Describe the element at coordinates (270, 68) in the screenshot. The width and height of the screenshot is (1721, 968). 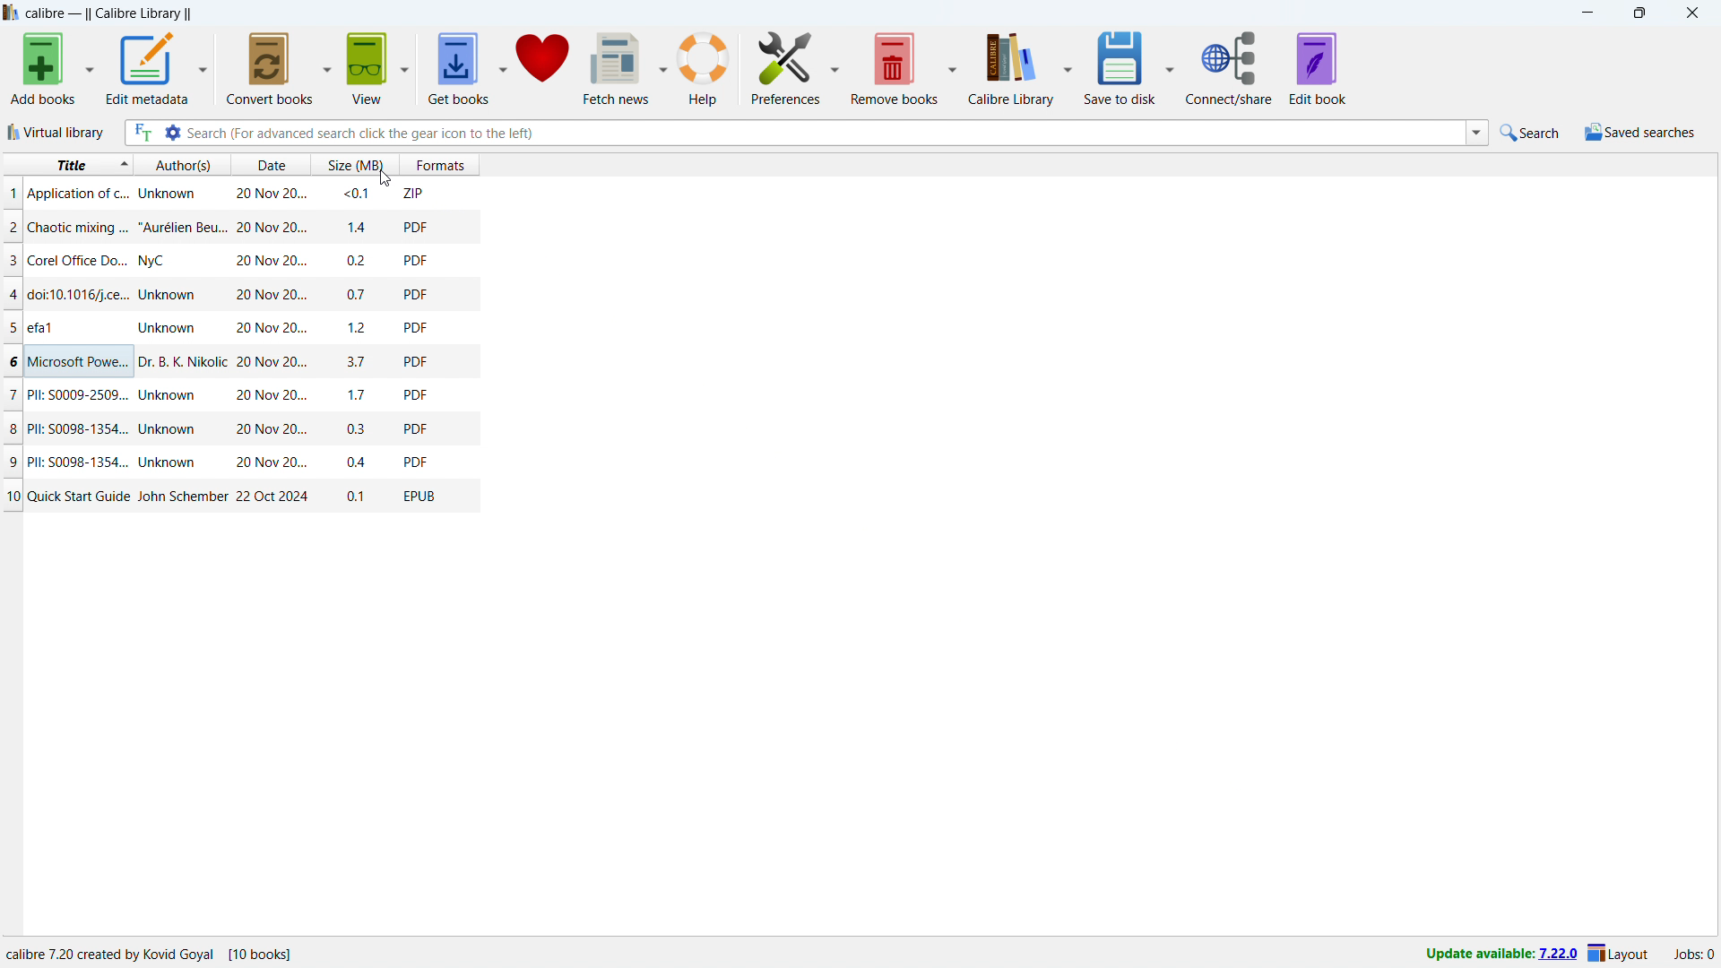
I see `convert books` at that location.